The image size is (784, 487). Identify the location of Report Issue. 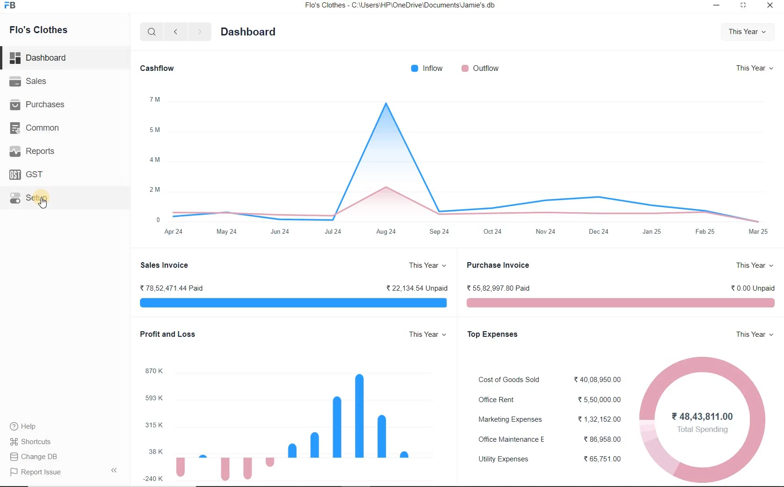
(35, 472).